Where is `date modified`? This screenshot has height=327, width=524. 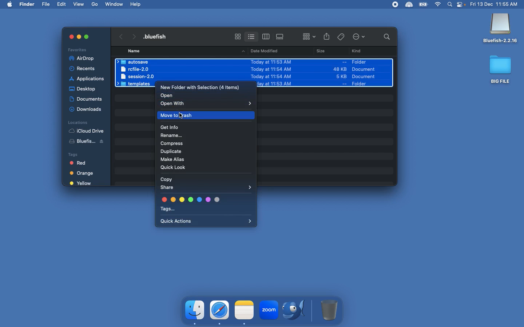
date modified is located at coordinates (271, 72).